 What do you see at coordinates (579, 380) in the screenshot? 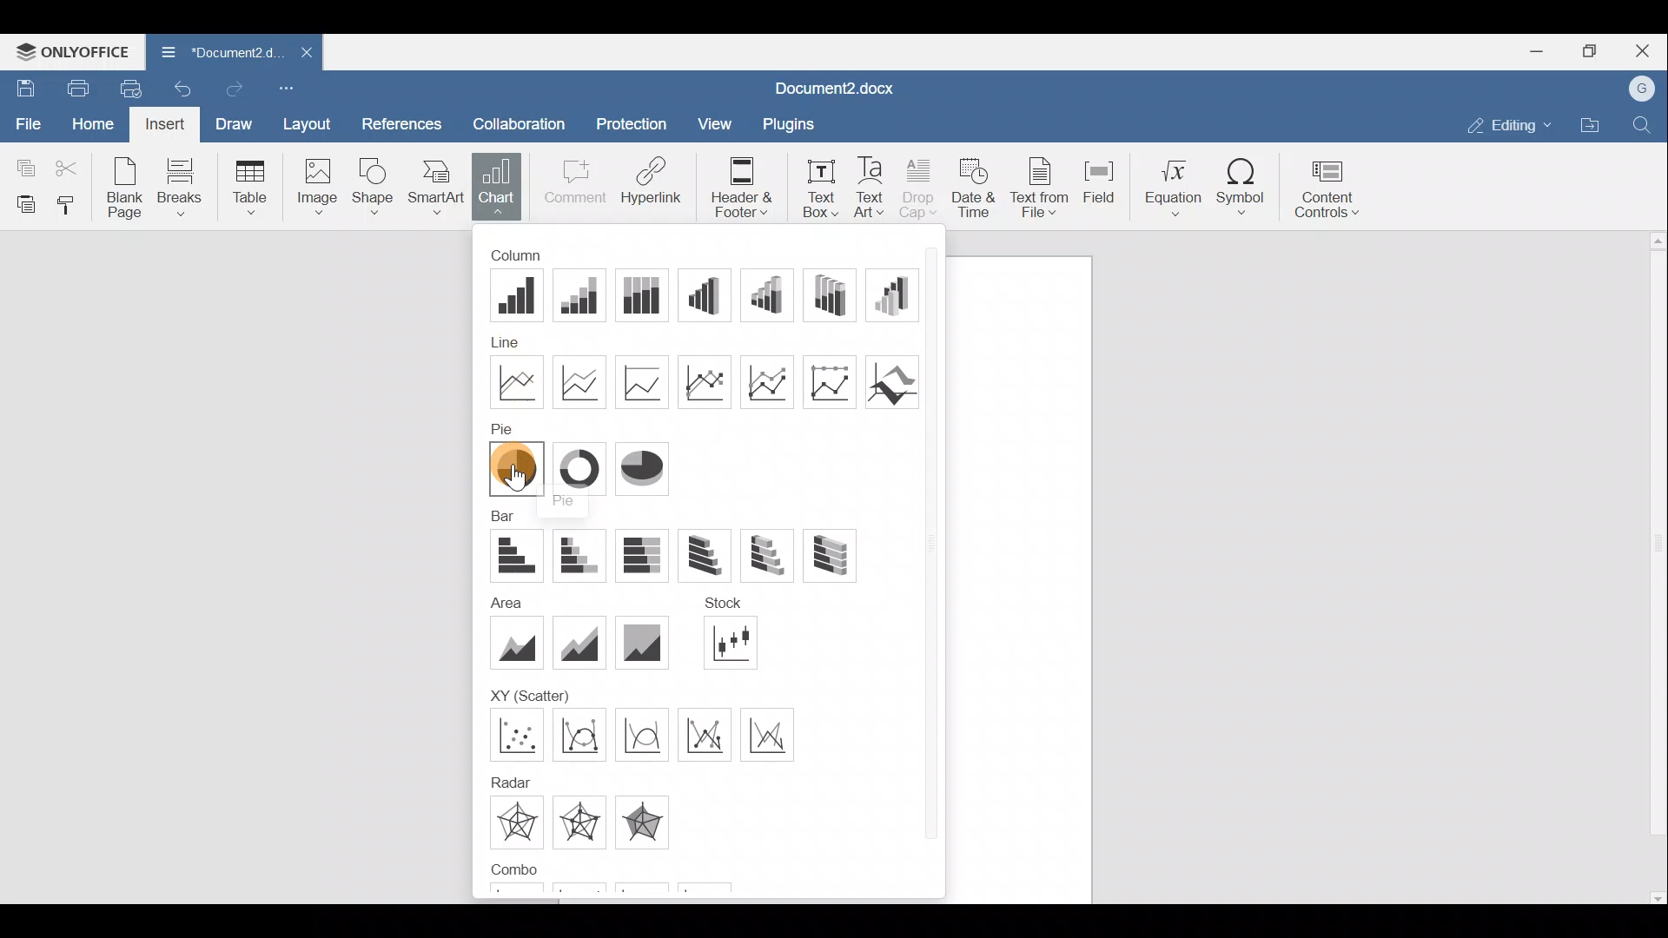
I see `Stacked line` at bounding box center [579, 380].